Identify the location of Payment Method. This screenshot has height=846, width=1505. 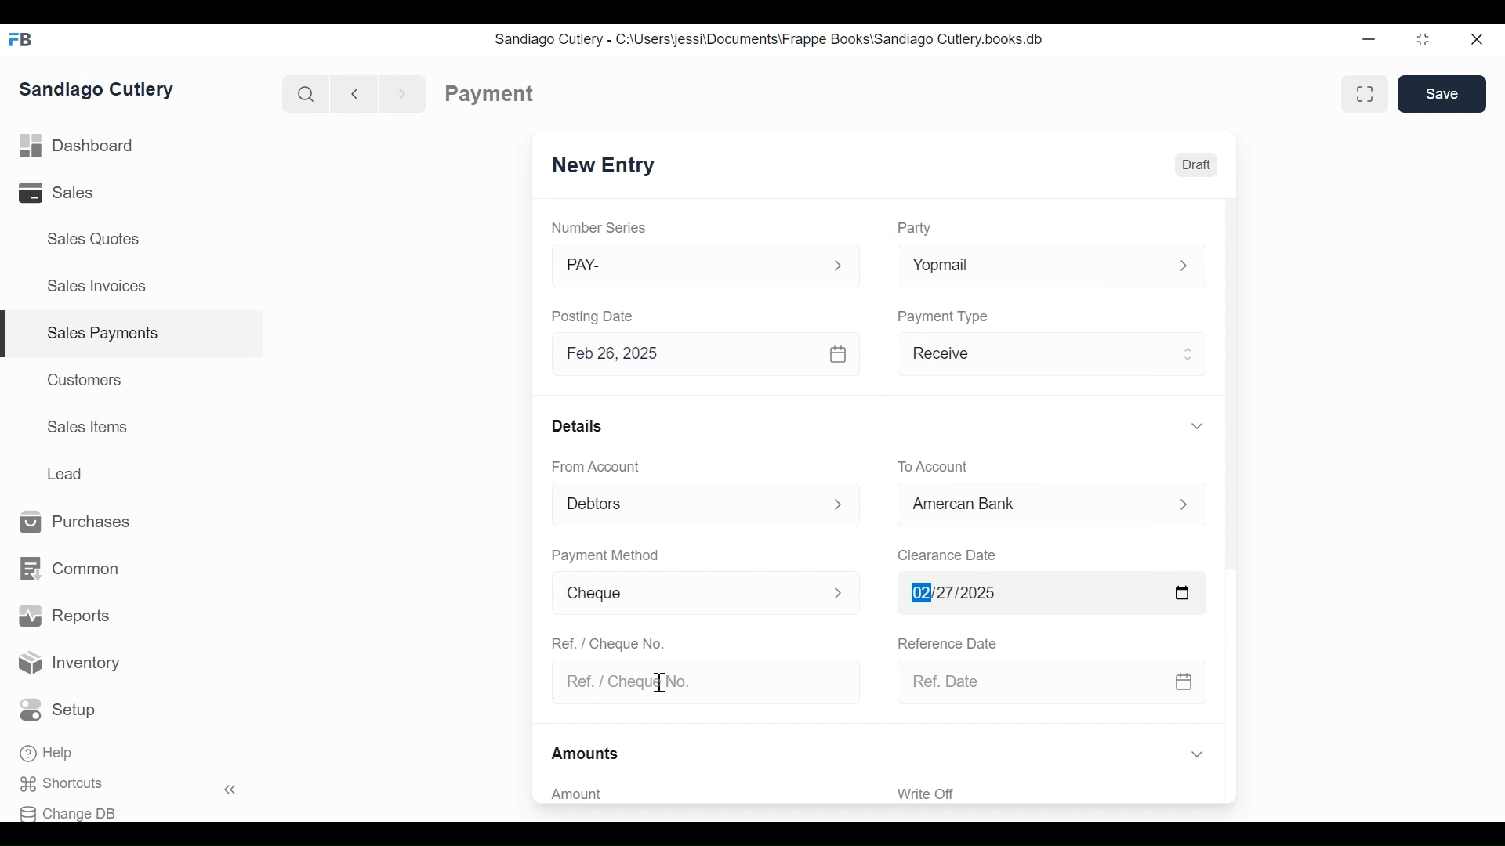
(605, 556).